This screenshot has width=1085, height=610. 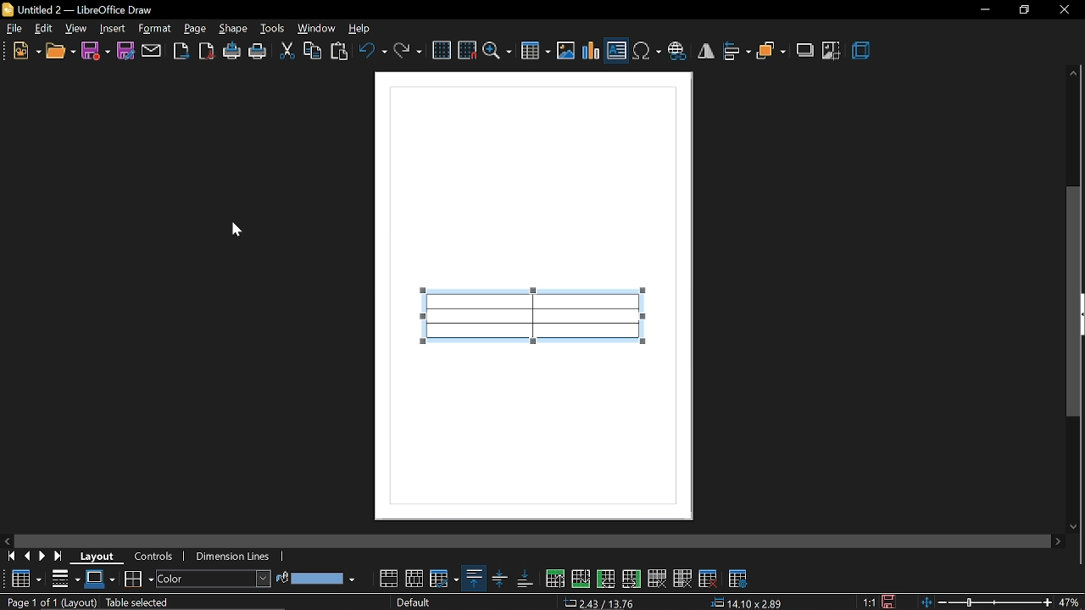 I want to click on area style, so click(x=213, y=579).